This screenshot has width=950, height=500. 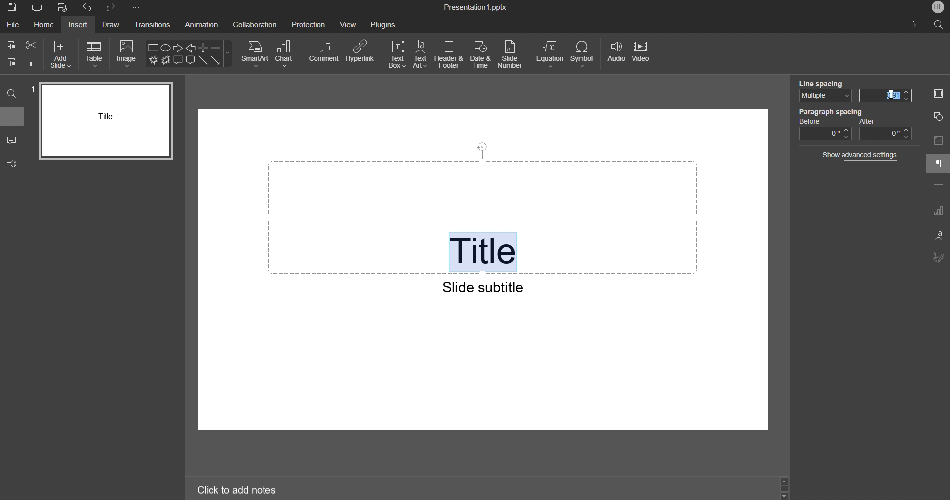 What do you see at coordinates (482, 55) in the screenshot?
I see `Date and Time` at bounding box center [482, 55].